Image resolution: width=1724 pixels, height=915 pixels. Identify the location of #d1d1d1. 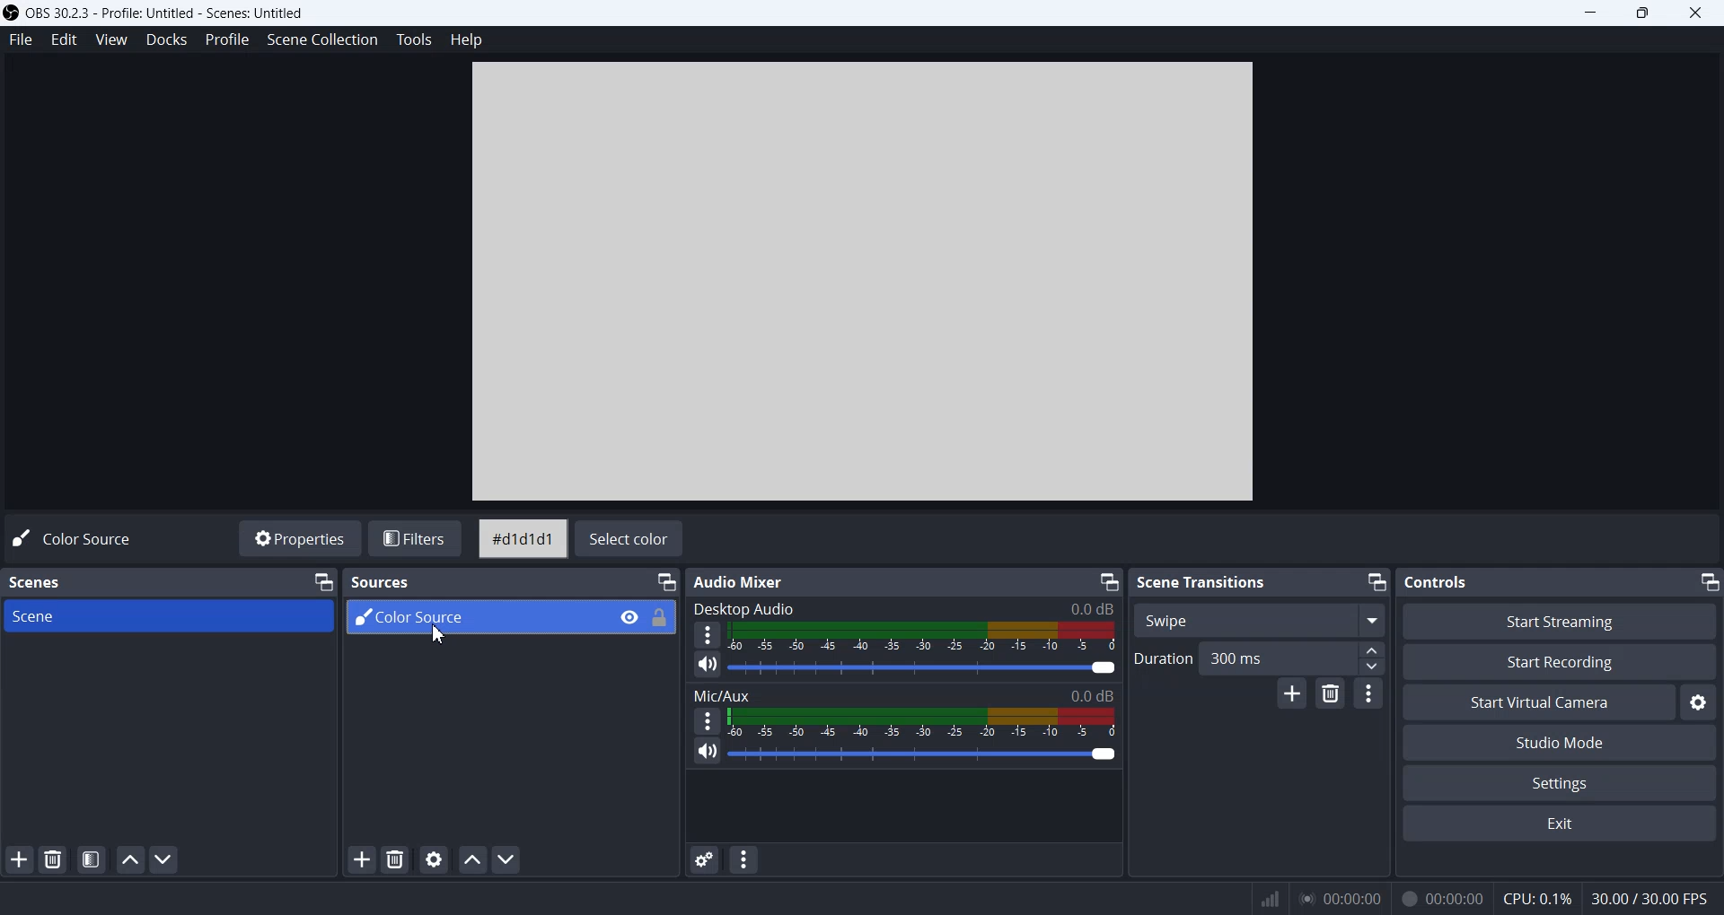
(523, 538).